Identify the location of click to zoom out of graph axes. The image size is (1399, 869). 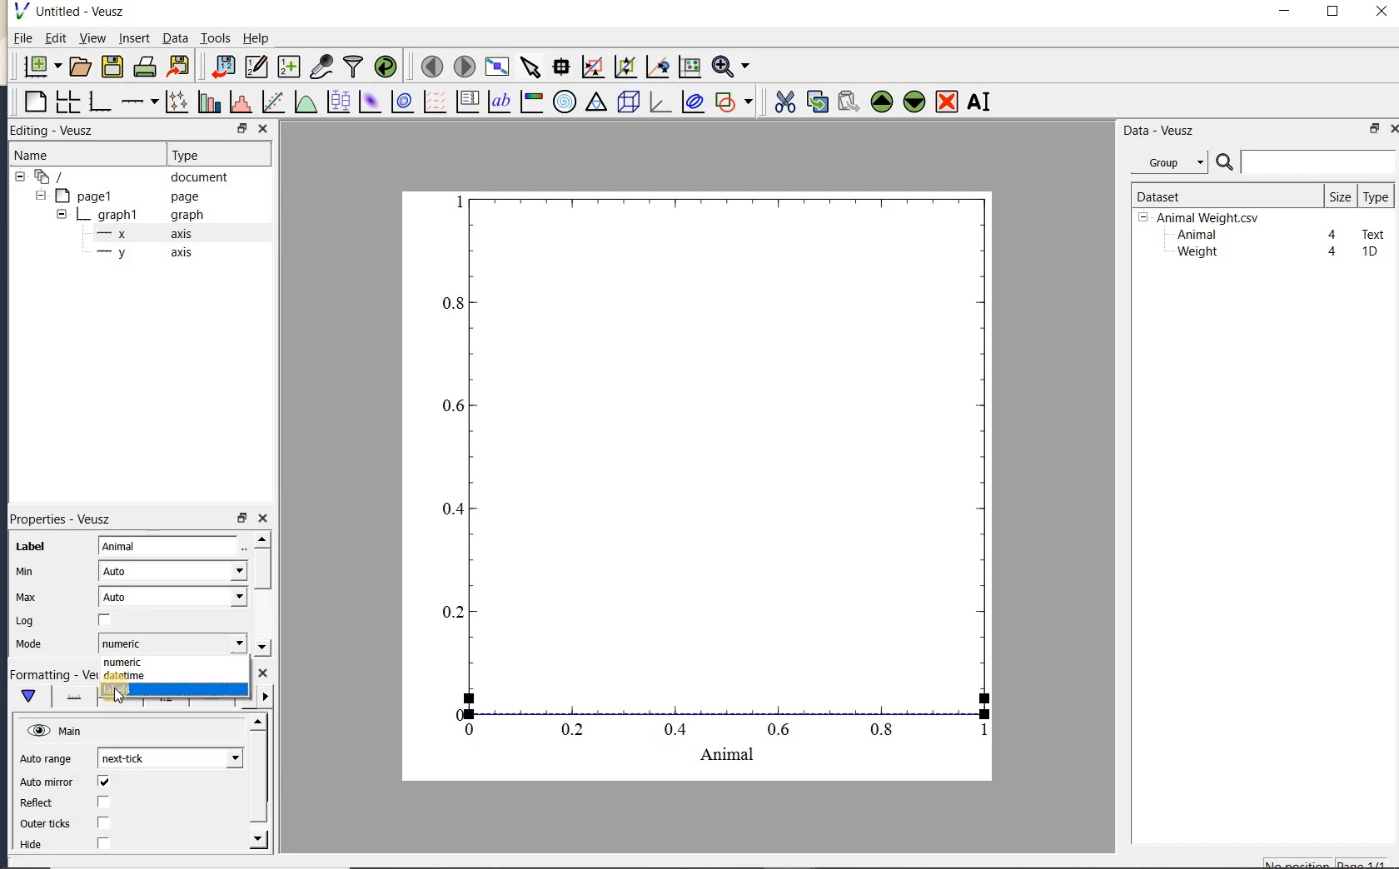
(626, 66).